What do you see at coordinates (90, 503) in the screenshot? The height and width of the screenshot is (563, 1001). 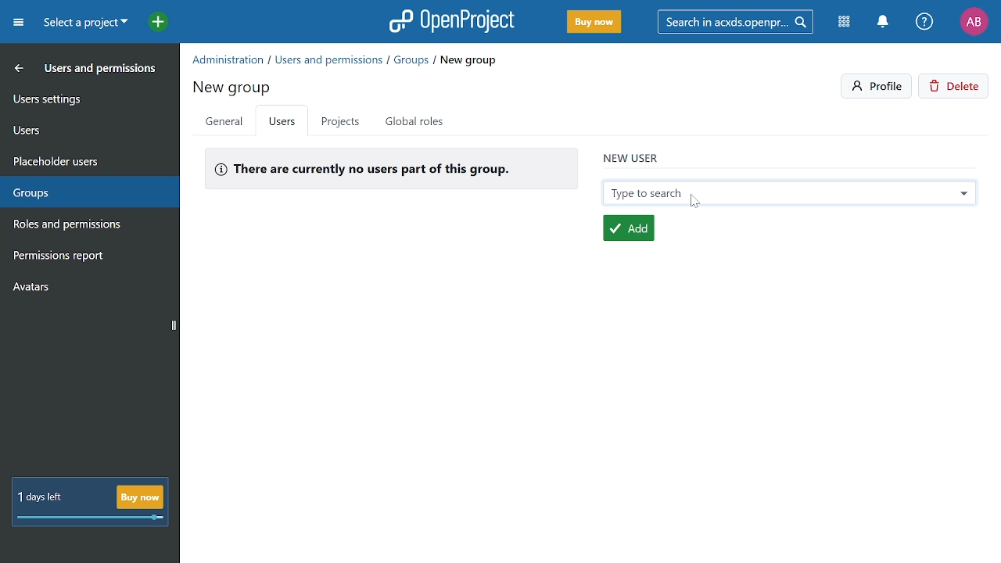 I see `! day left Buy now` at bounding box center [90, 503].